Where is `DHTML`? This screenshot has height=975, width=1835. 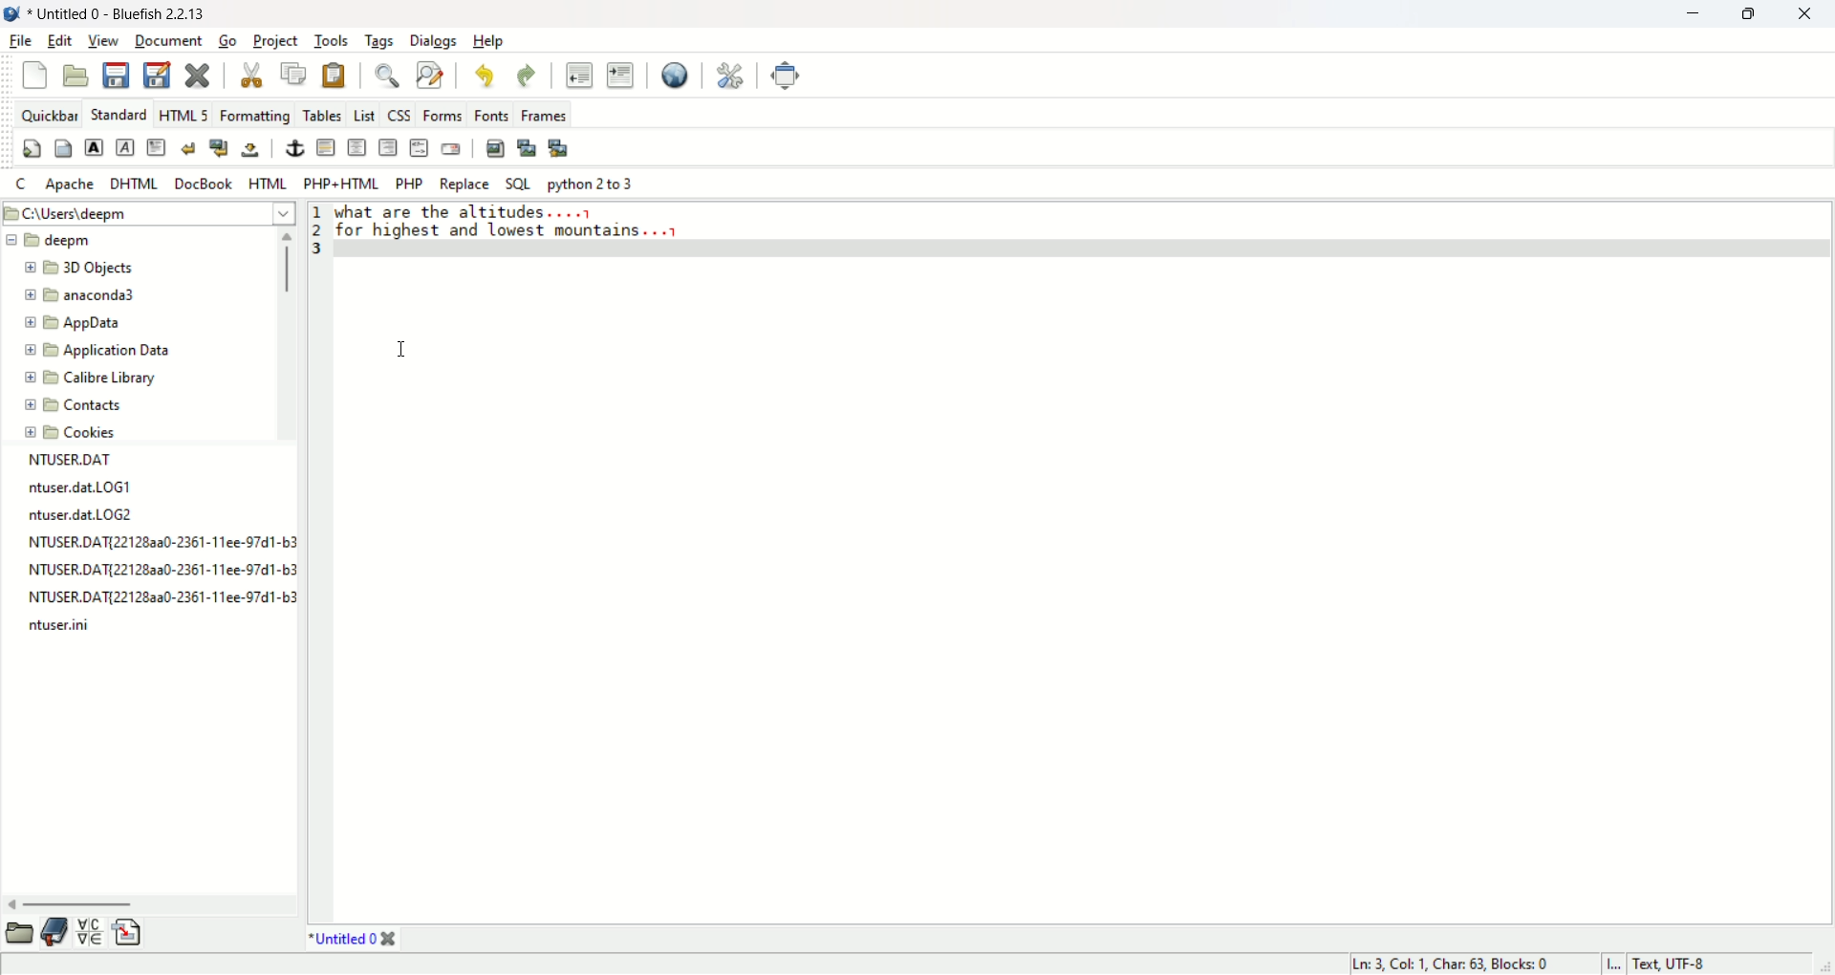
DHTML is located at coordinates (133, 184).